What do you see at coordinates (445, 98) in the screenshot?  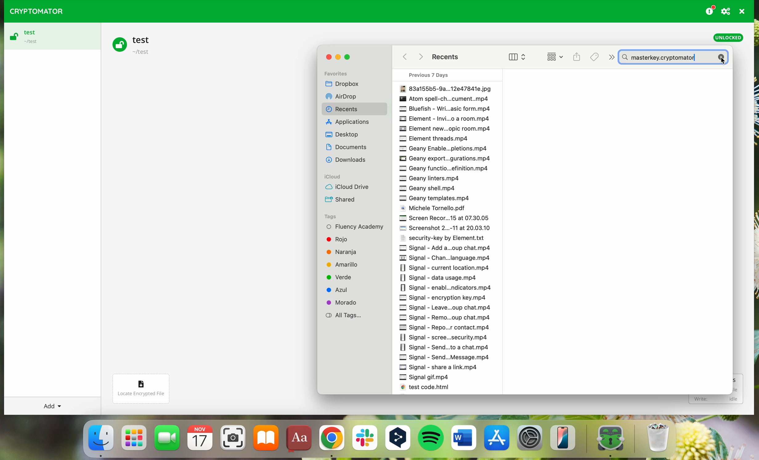 I see `` at bounding box center [445, 98].